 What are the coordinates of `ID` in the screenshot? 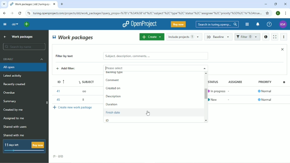 It's located at (108, 120).